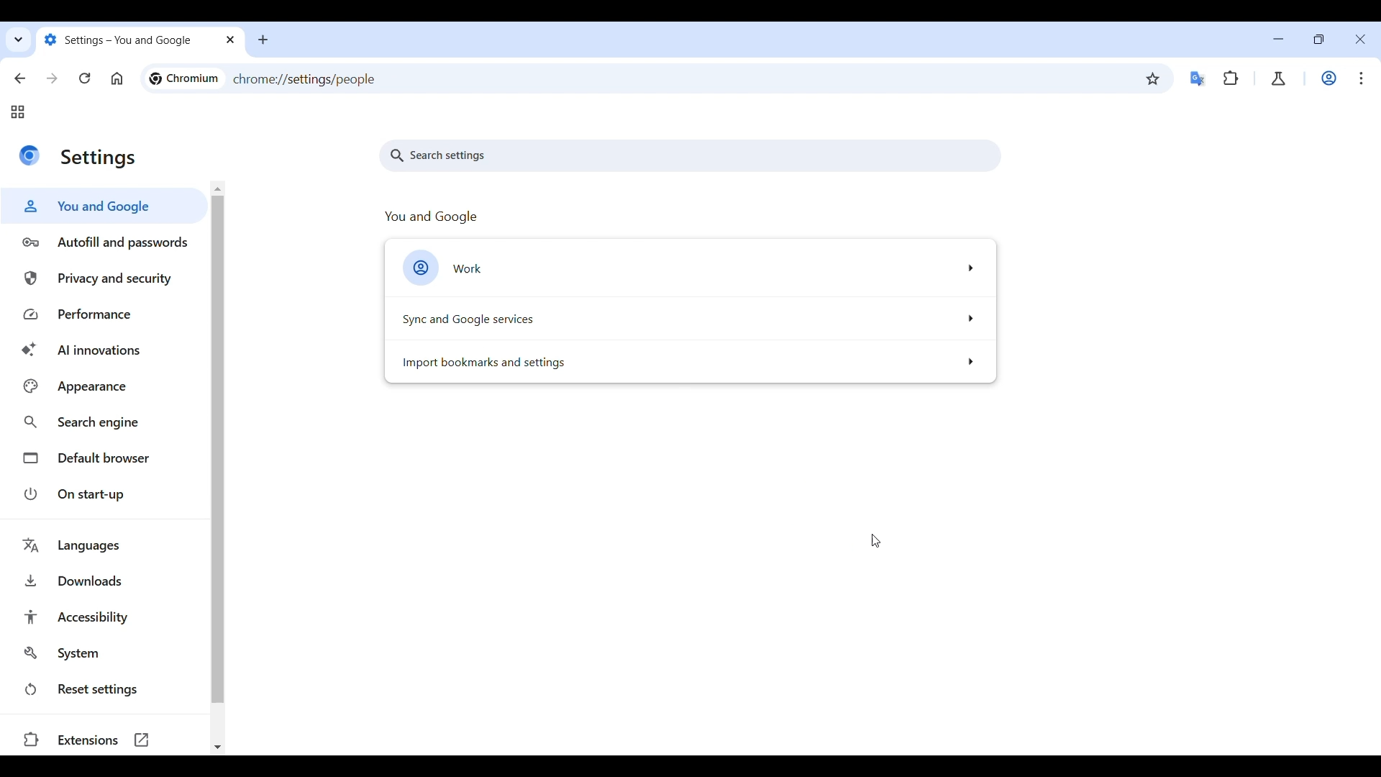  What do you see at coordinates (1362, 78) in the screenshot?
I see `Customize and control Chromium highlighted` at bounding box center [1362, 78].